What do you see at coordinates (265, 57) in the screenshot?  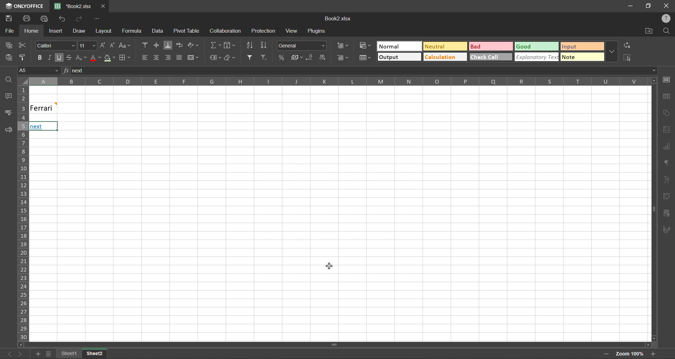 I see `clear filter` at bounding box center [265, 57].